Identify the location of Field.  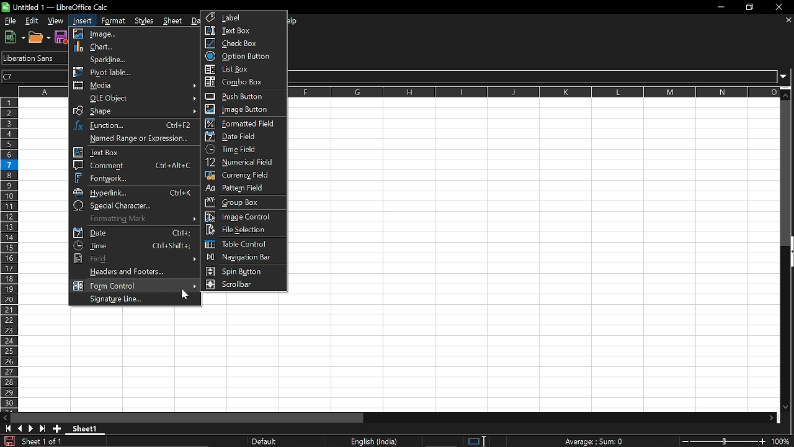
(133, 259).